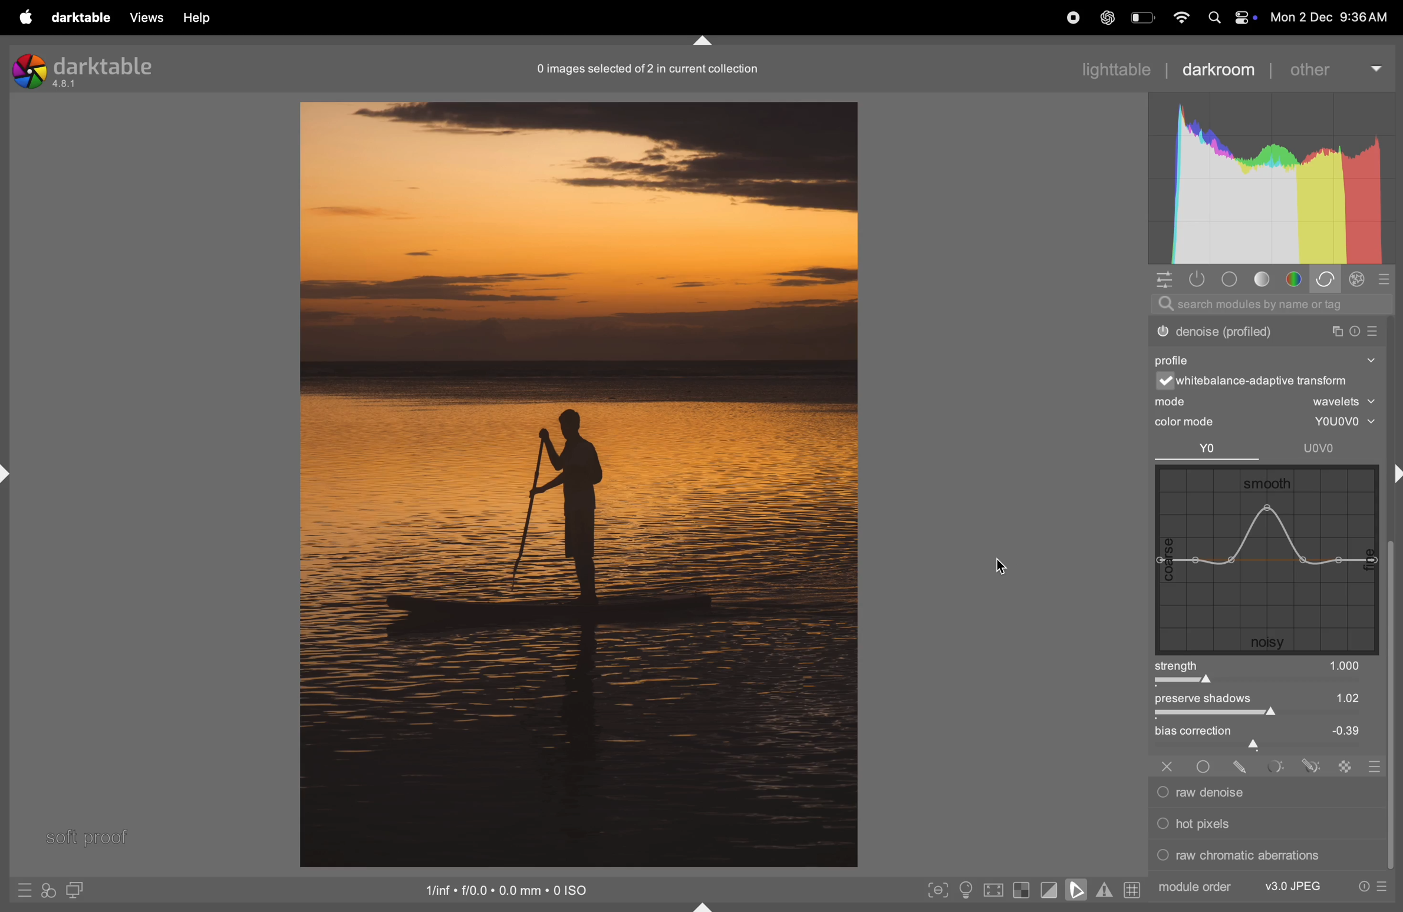  I want to click on iso, so click(510, 889).